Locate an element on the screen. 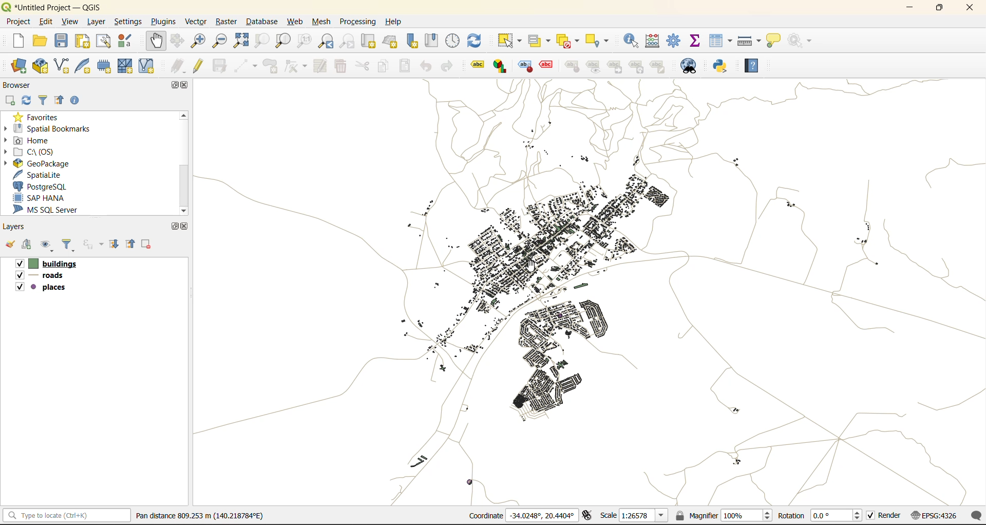 The width and height of the screenshot is (986, 525). ms sql server is located at coordinates (51, 209).